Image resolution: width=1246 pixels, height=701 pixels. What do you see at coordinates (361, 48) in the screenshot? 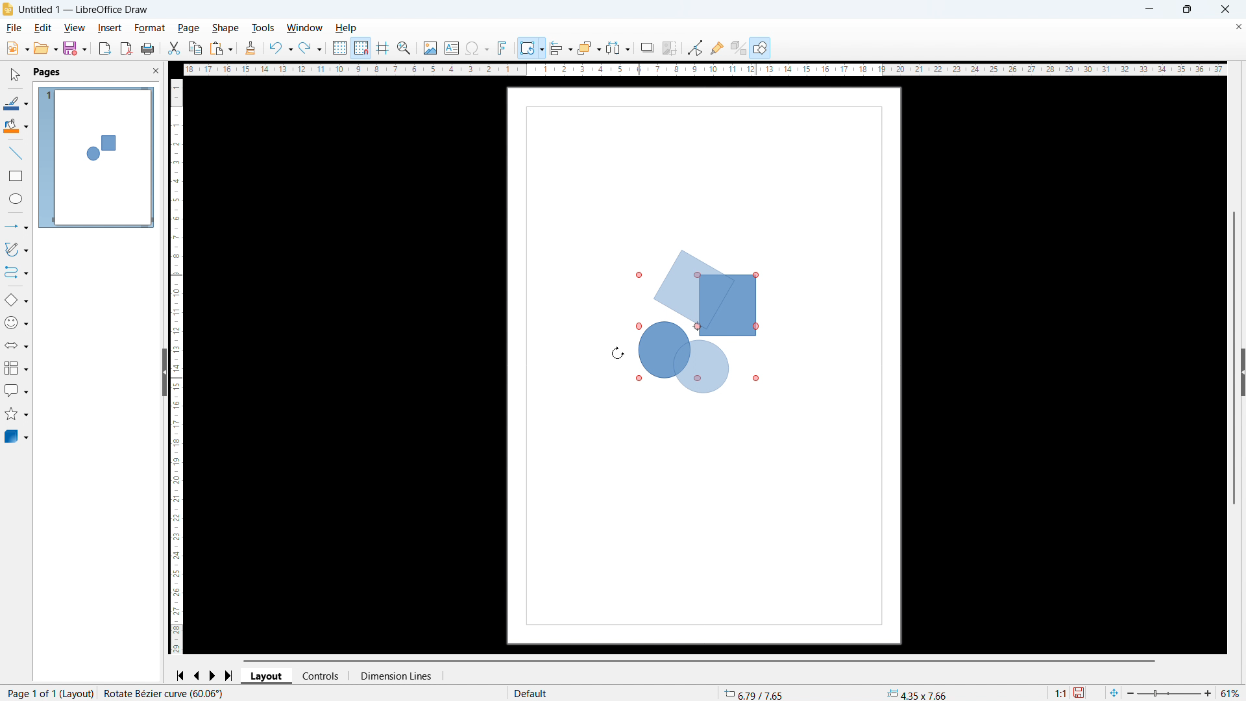
I see `Snap to grid ` at bounding box center [361, 48].